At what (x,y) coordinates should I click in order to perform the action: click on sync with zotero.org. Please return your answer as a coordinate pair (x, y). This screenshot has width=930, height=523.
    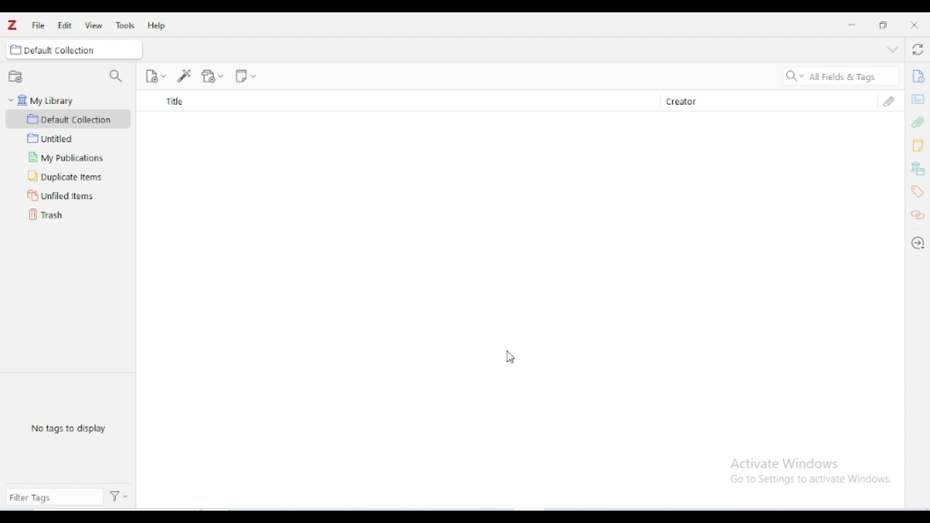
    Looking at the image, I should click on (918, 50).